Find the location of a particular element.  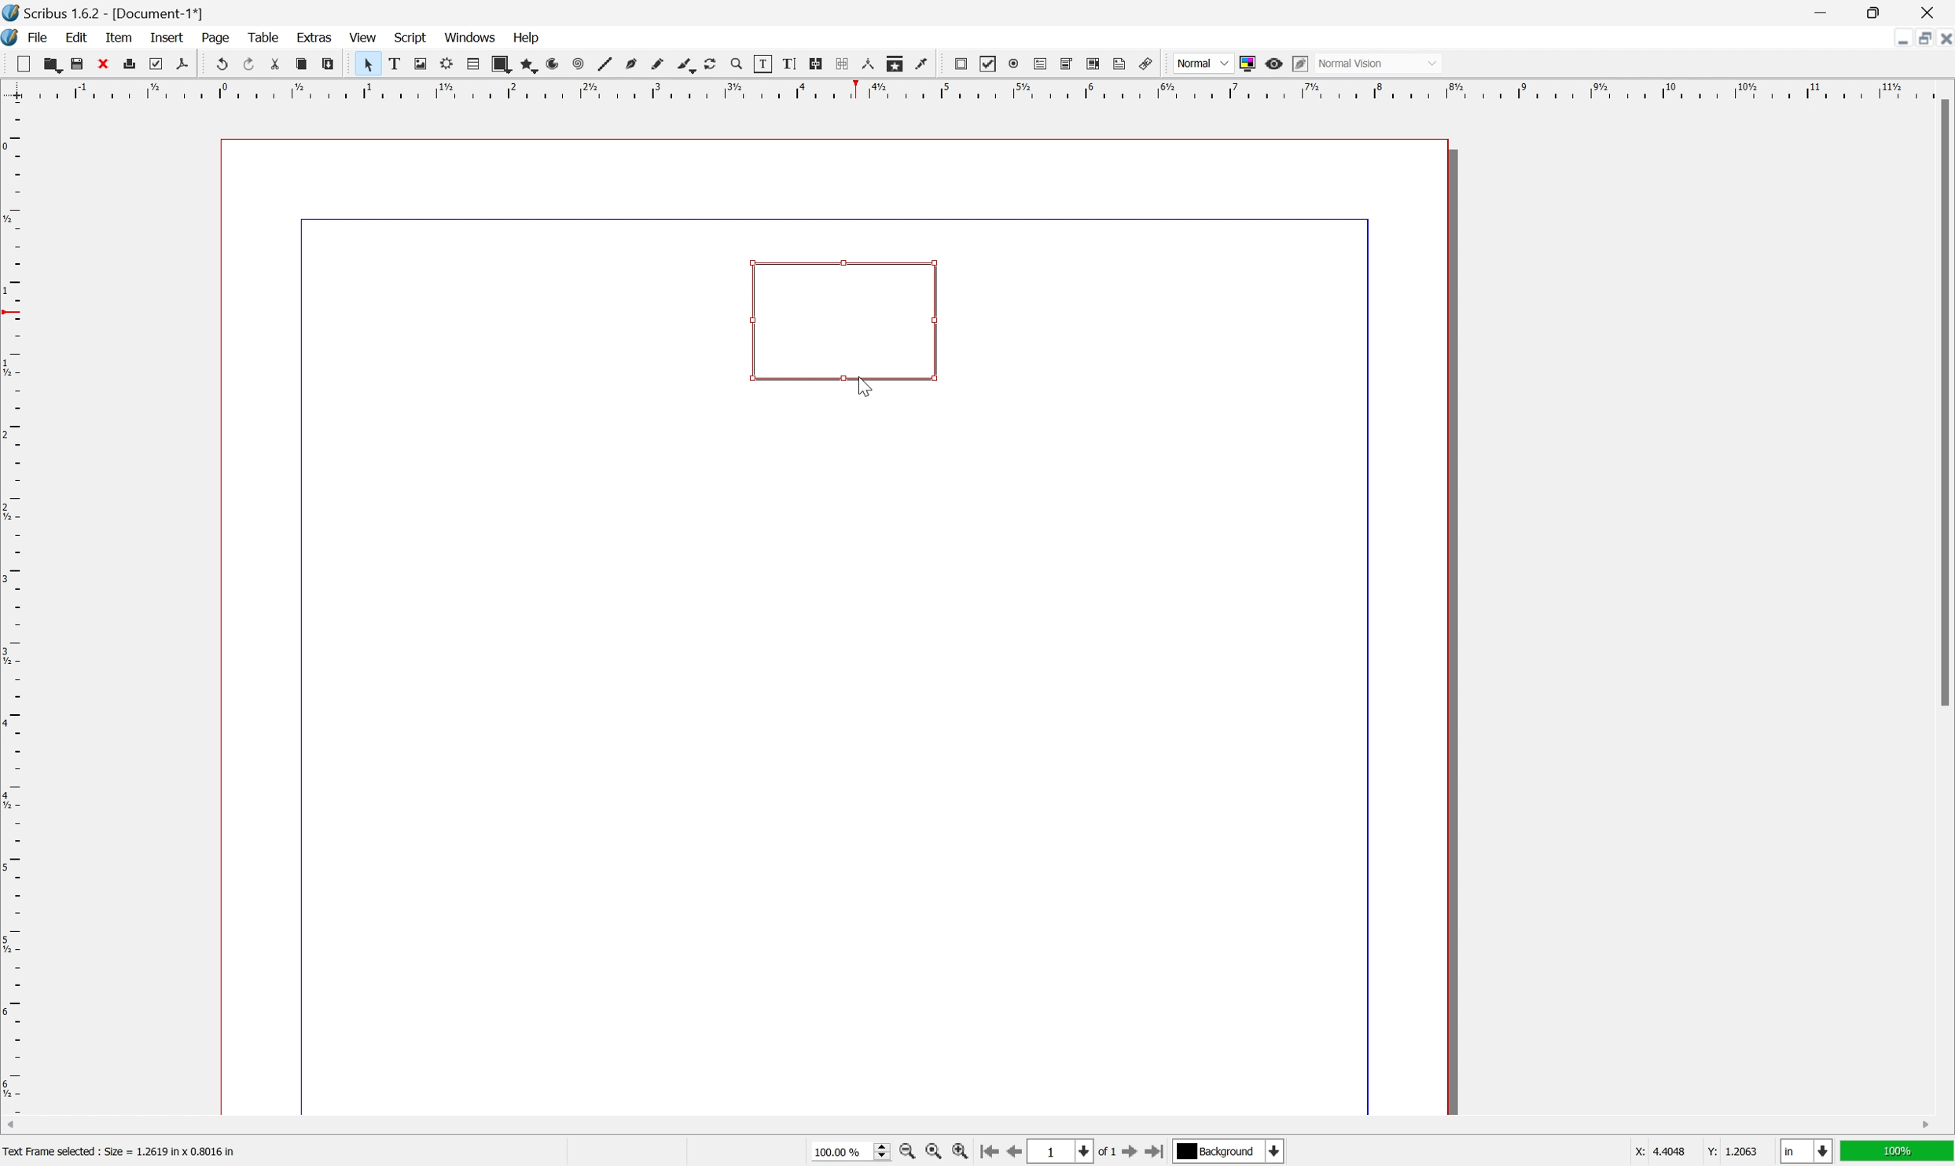

page is located at coordinates (216, 39).